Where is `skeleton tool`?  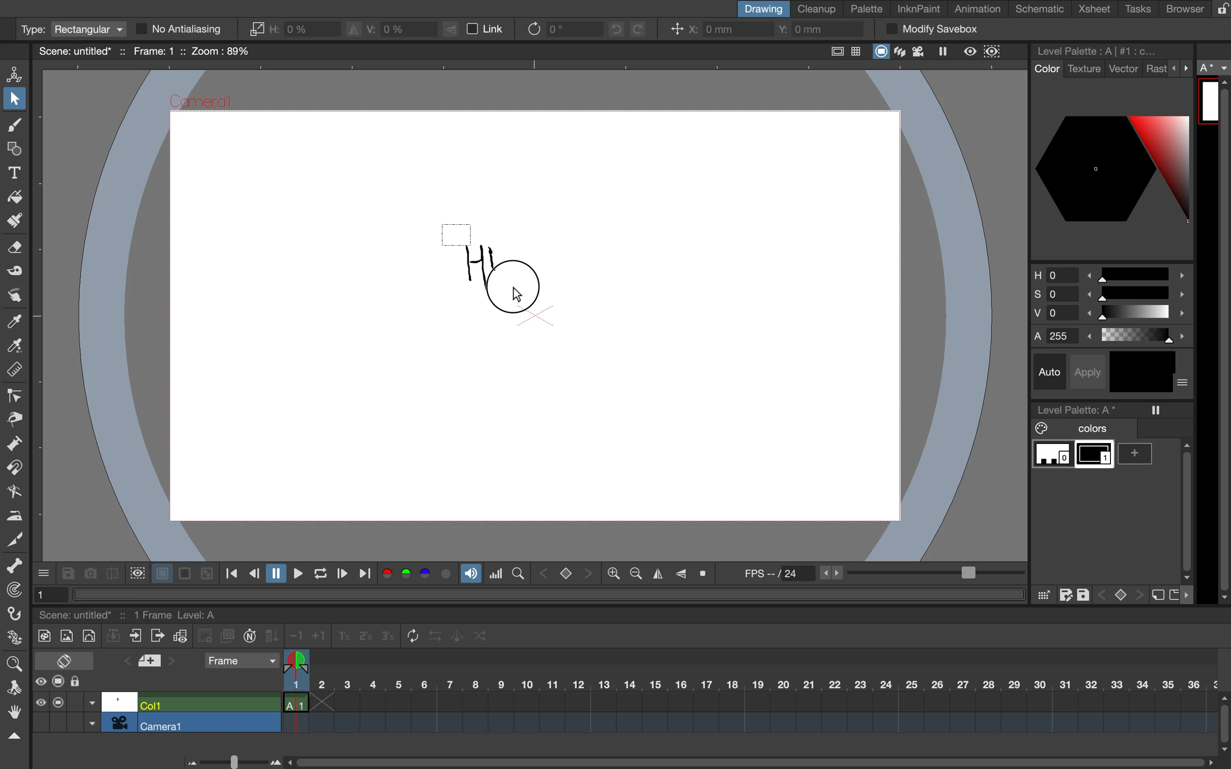
skeleton tool is located at coordinates (15, 566).